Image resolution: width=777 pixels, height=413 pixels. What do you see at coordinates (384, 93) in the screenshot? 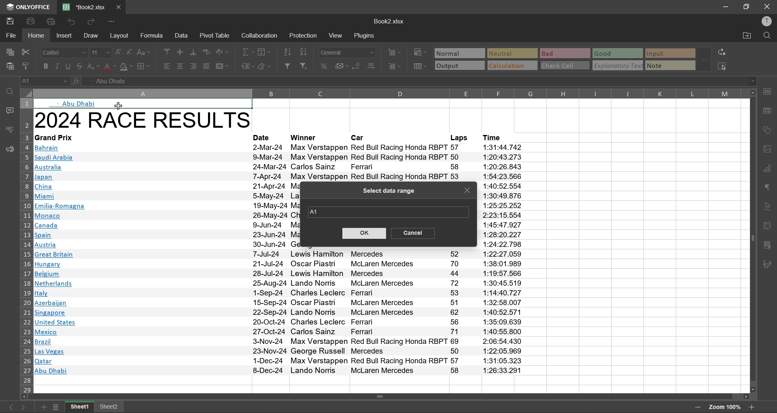
I see `column names` at bounding box center [384, 93].